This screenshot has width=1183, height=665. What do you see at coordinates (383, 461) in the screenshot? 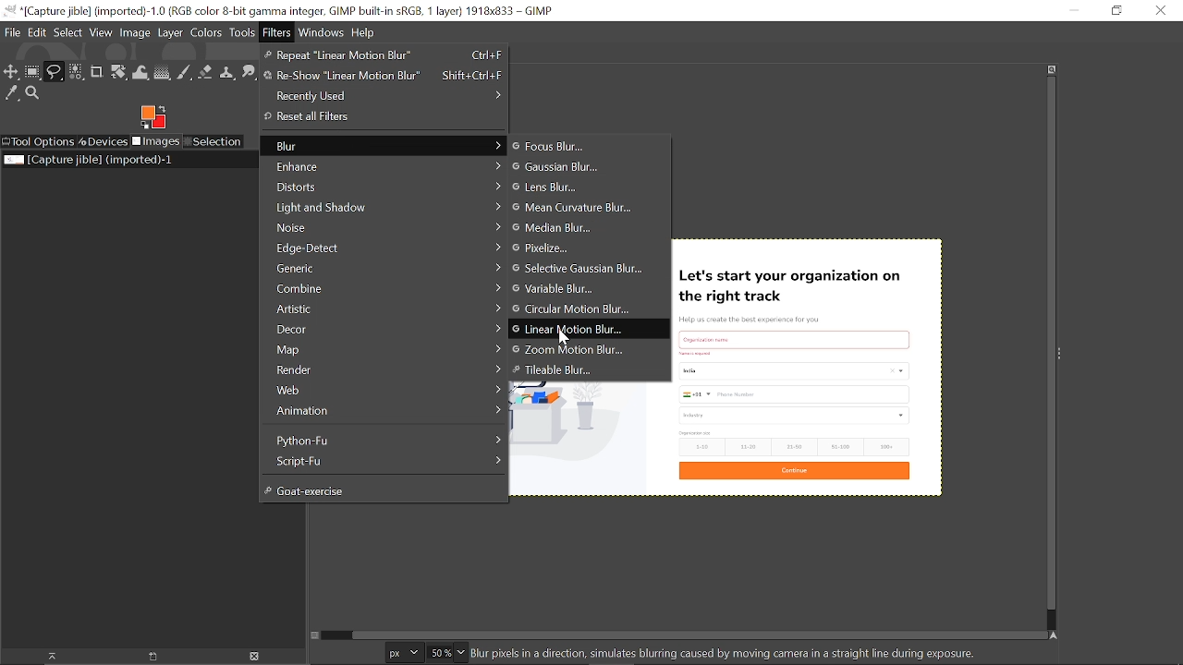
I see `Script-Fy` at bounding box center [383, 461].